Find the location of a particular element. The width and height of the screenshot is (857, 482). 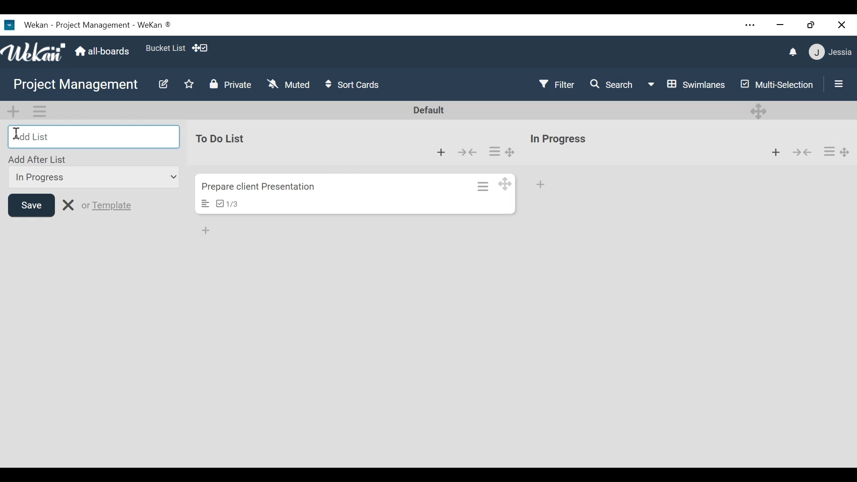

Cancel is located at coordinates (67, 204).